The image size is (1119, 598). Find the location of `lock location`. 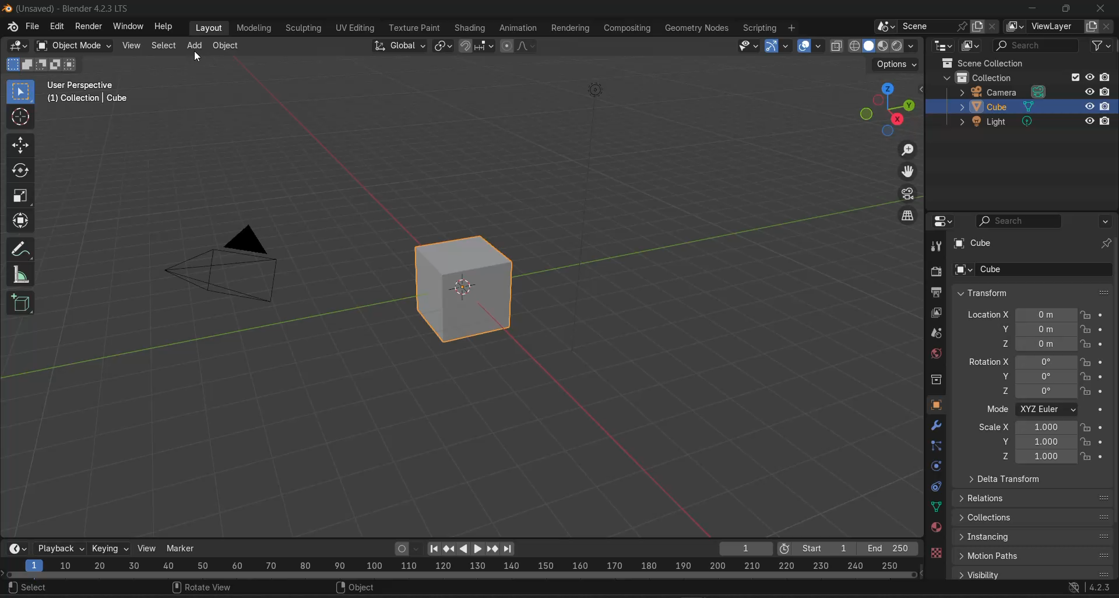

lock location is located at coordinates (1085, 343).